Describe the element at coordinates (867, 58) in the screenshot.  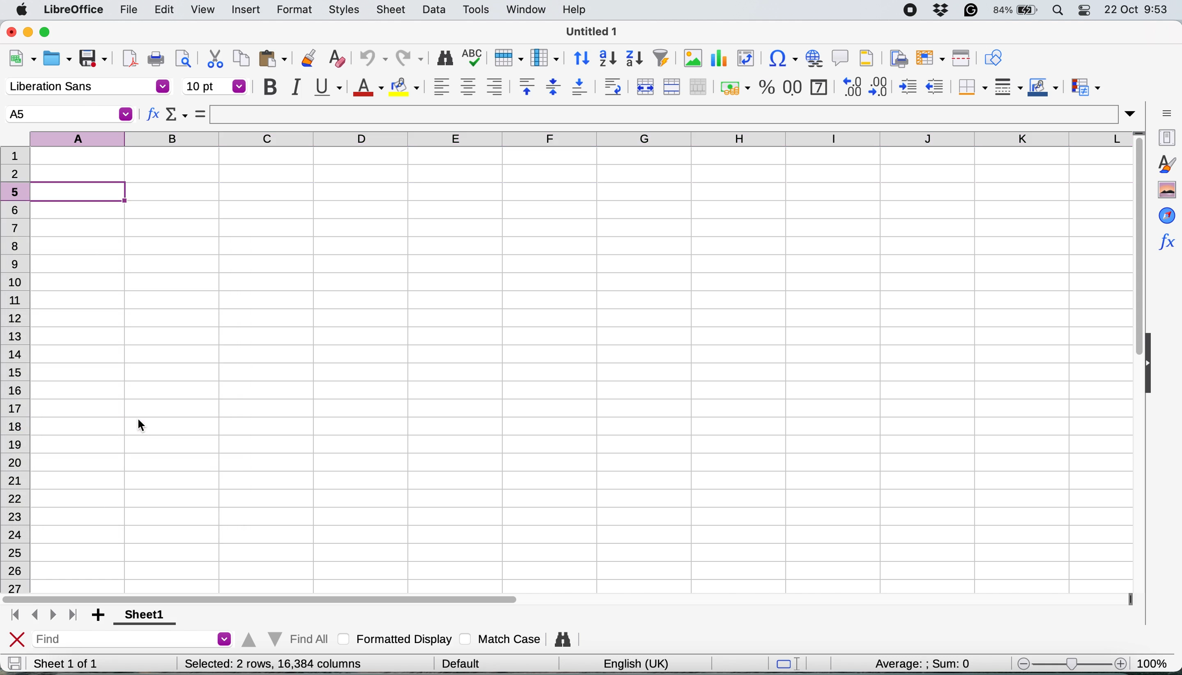
I see `headers and footers` at that location.